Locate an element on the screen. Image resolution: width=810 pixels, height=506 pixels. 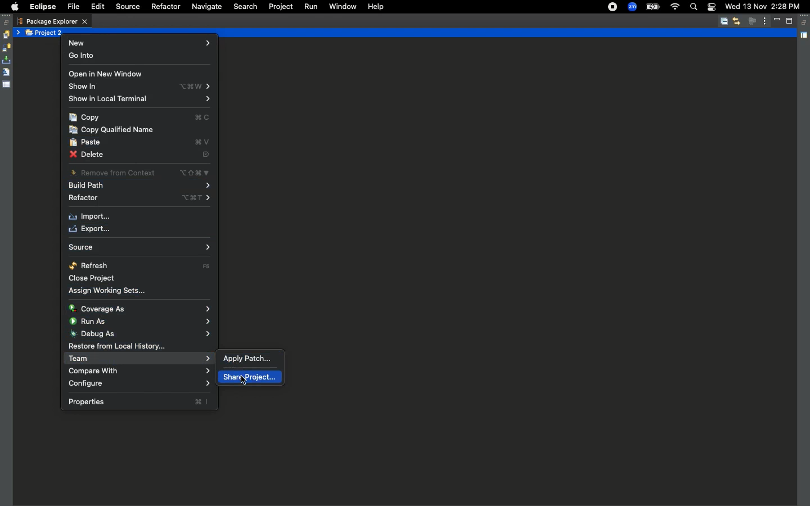
Properties is located at coordinates (138, 401).